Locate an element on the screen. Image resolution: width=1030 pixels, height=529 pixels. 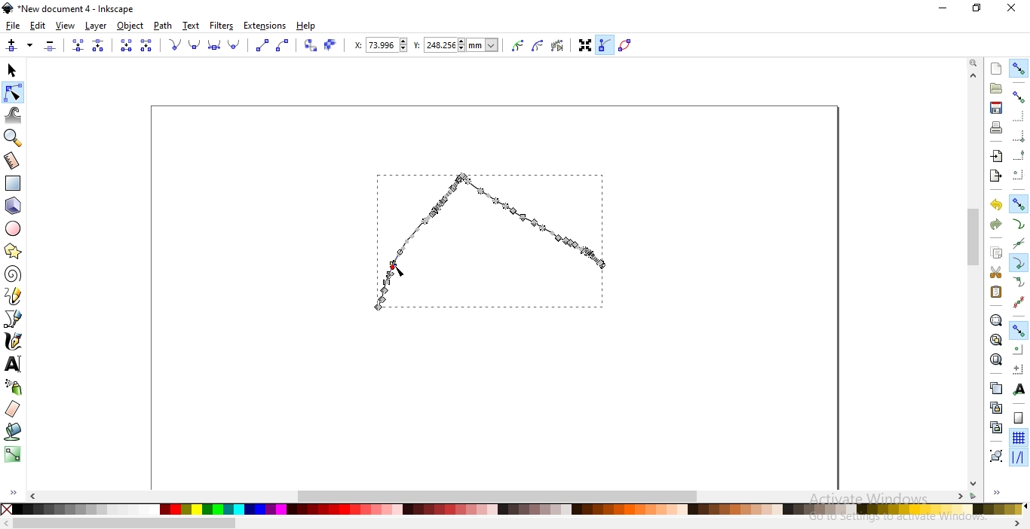
scrollbar is located at coordinates (125, 524).